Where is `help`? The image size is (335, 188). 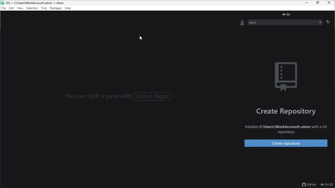
help is located at coordinates (68, 8).